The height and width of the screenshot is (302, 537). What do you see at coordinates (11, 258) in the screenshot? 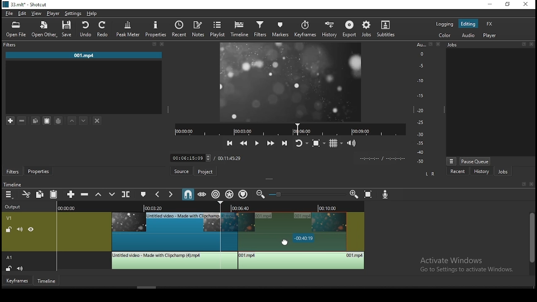
I see `A1` at bounding box center [11, 258].